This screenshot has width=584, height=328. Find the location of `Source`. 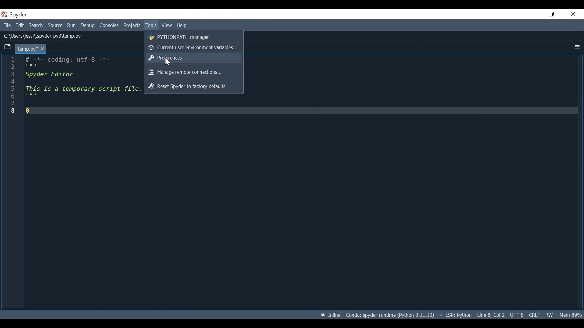

Source is located at coordinates (55, 25).